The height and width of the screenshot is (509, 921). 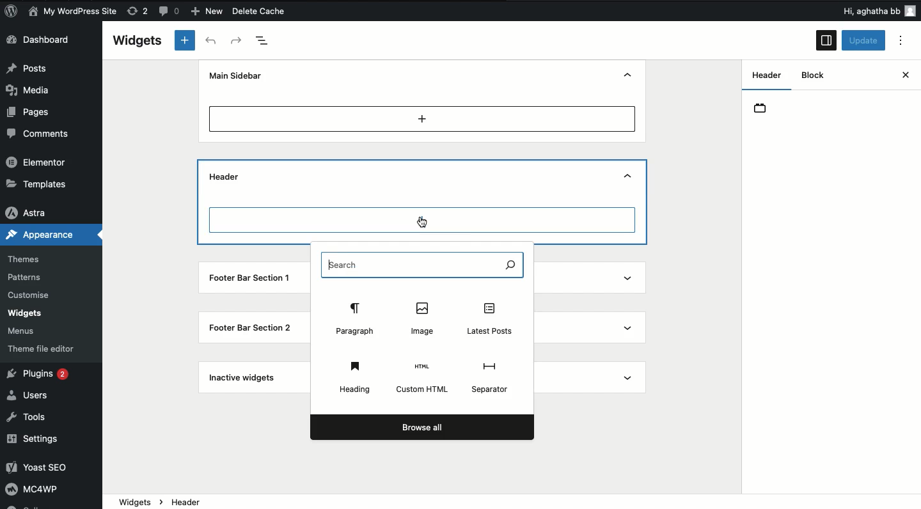 I want to click on Hide, so click(x=630, y=75).